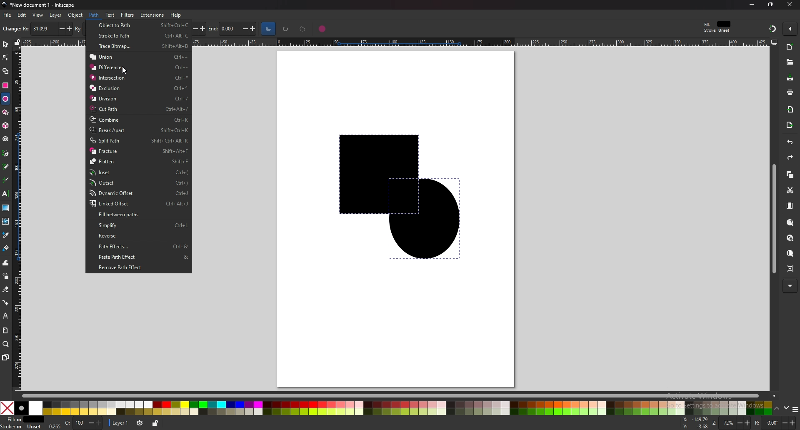 The height and width of the screenshot is (430, 800). I want to click on spray, so click(5, 276).